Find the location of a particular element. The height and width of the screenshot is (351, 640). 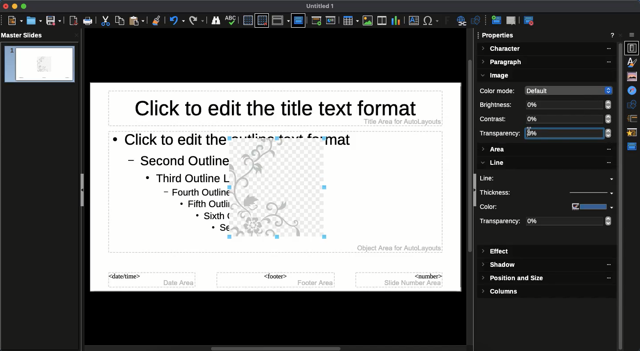

Textbox is located at coordinates (413, 21).